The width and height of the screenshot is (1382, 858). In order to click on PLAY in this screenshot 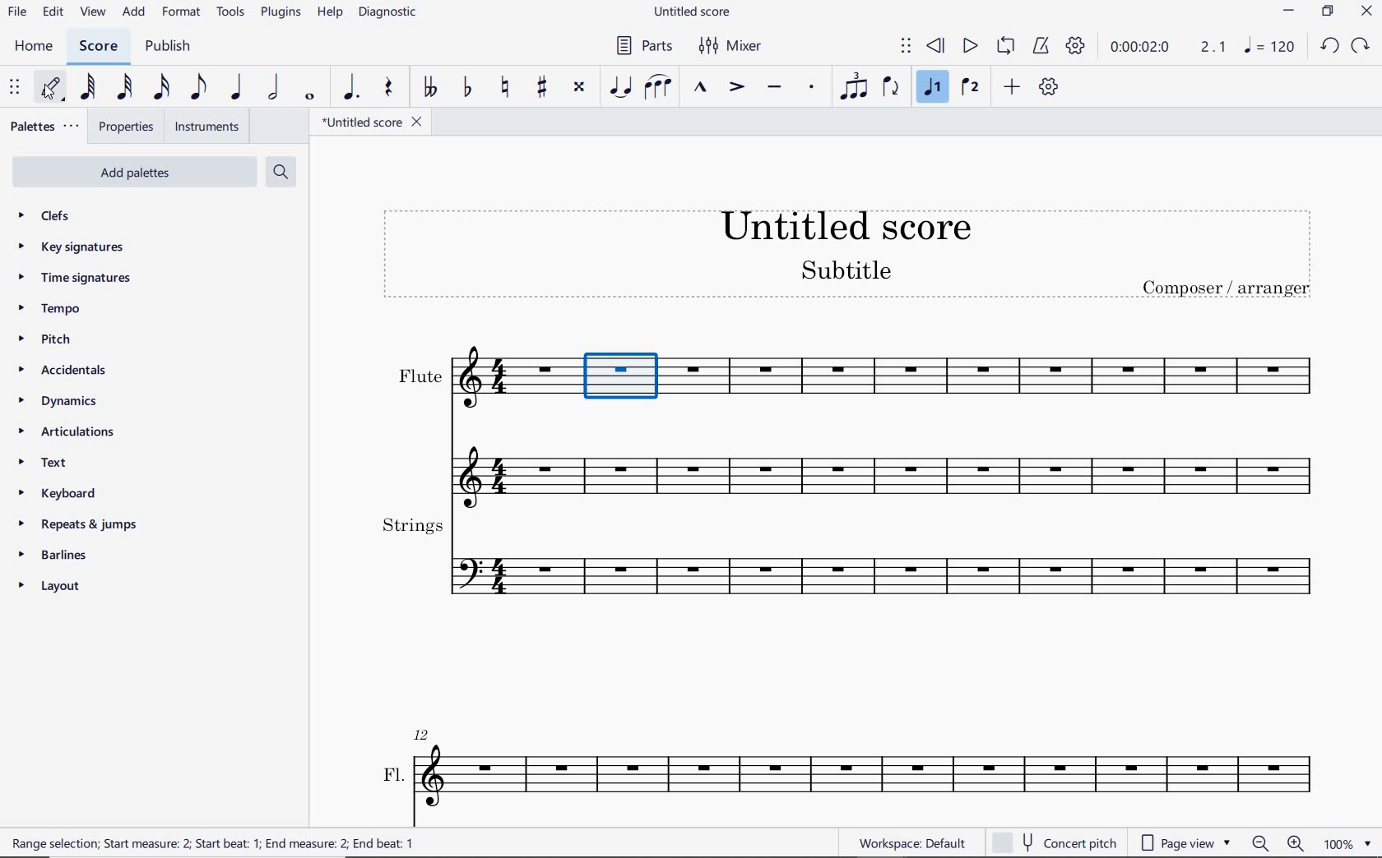, I will do `click(967, 46)`.